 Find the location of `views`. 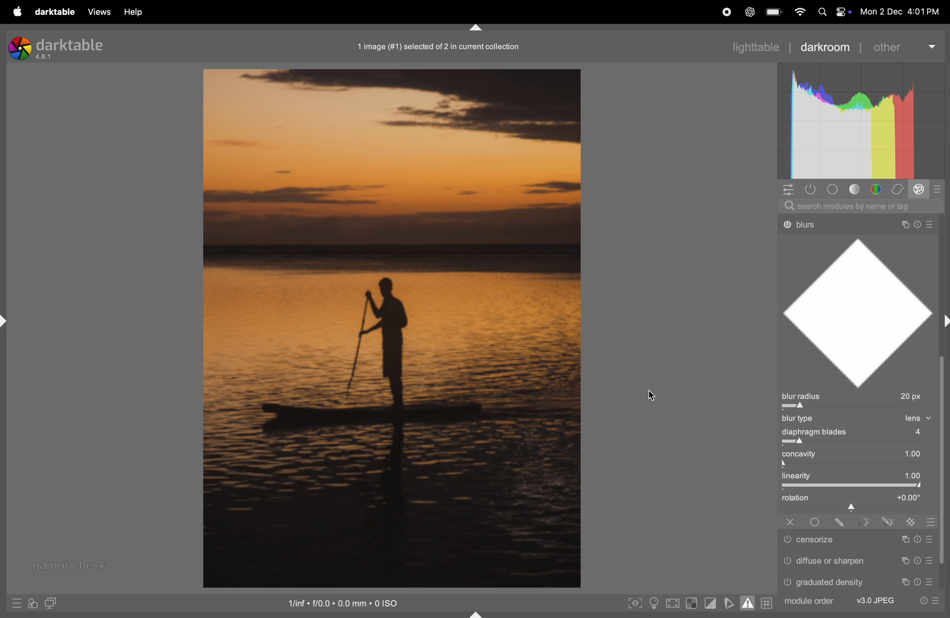

views is located at coordinates (98, 12).